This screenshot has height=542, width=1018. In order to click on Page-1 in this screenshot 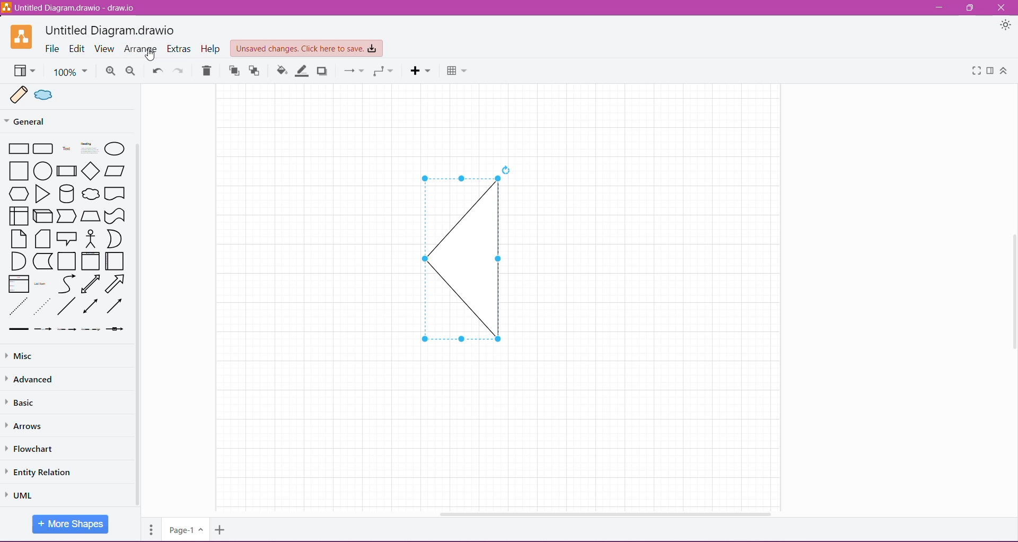, I will do `click(186, 529)`.